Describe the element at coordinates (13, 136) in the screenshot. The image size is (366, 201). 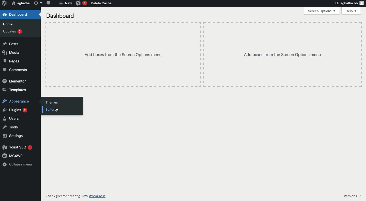
I see `Settings` at that location.